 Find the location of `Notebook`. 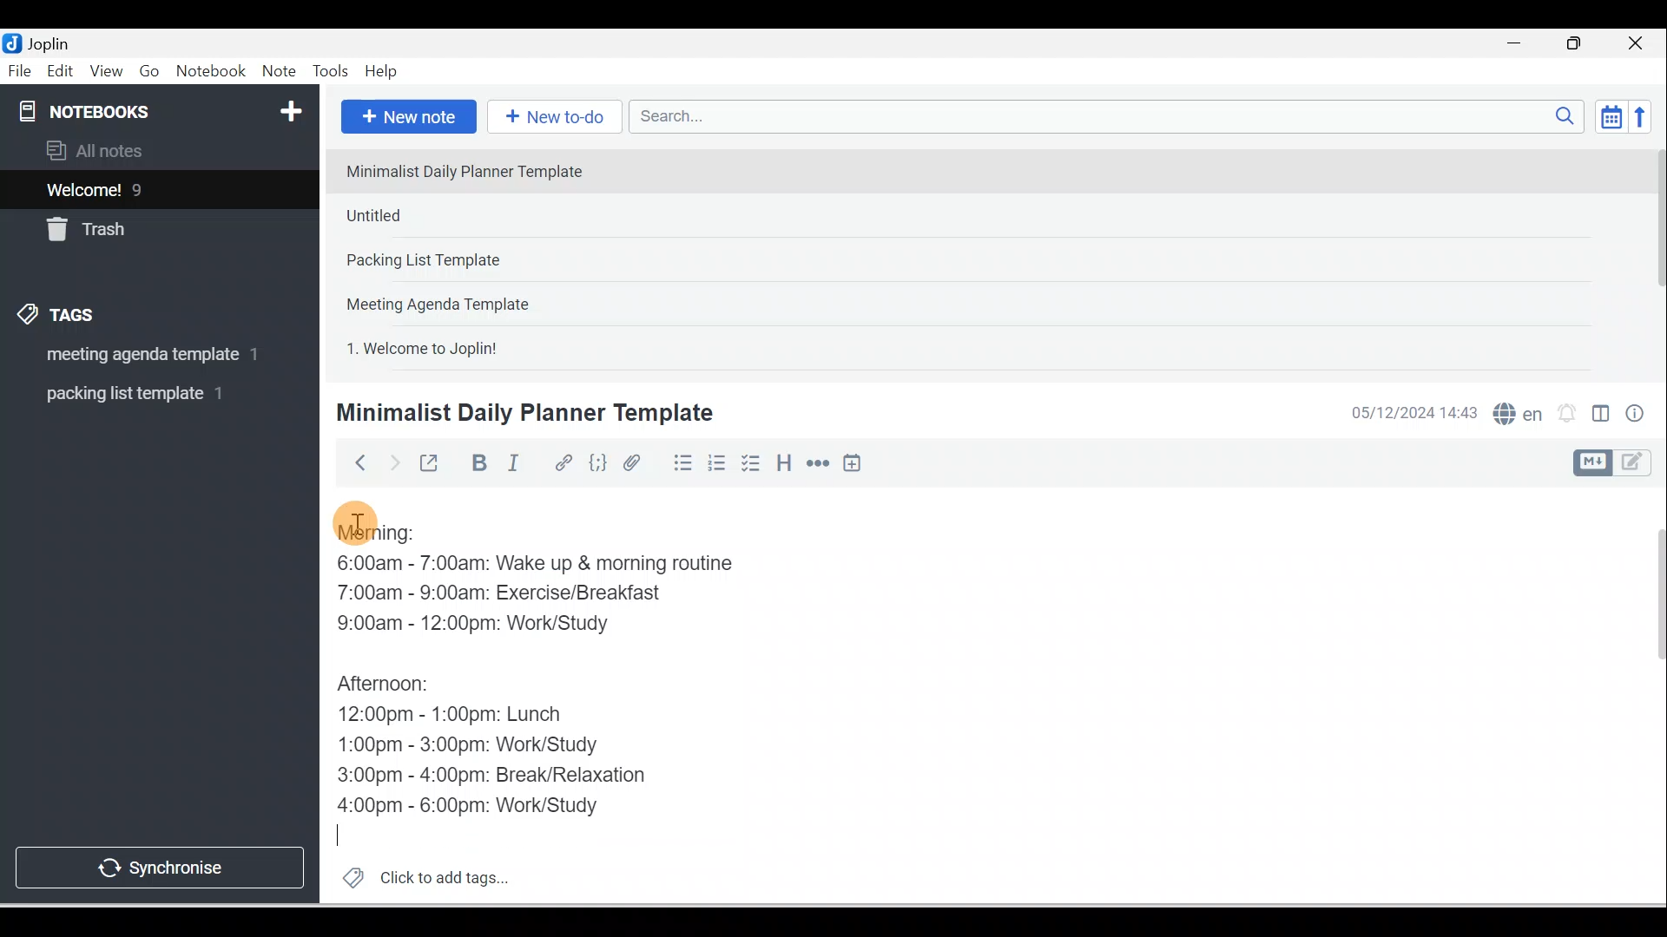

Notebook is located at coordinates (210, 72).